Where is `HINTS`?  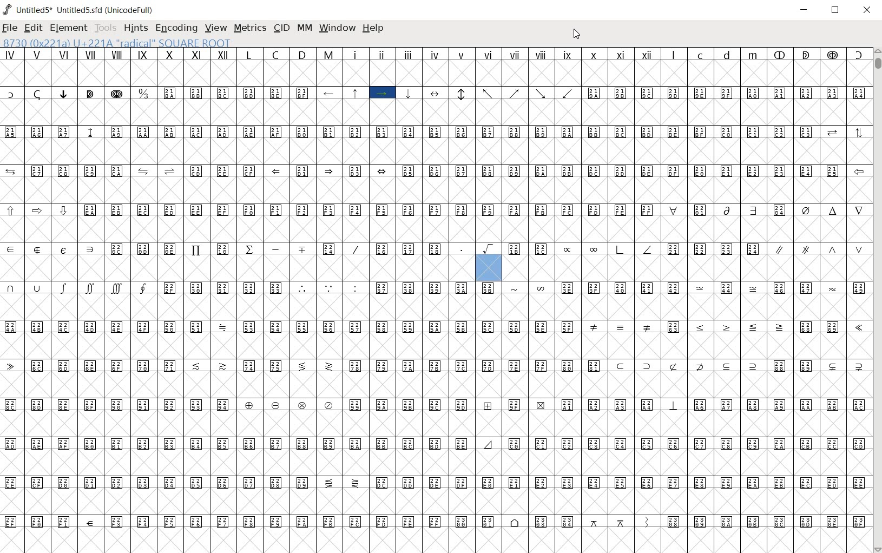
HINTS is located at coordinates (135, 29).